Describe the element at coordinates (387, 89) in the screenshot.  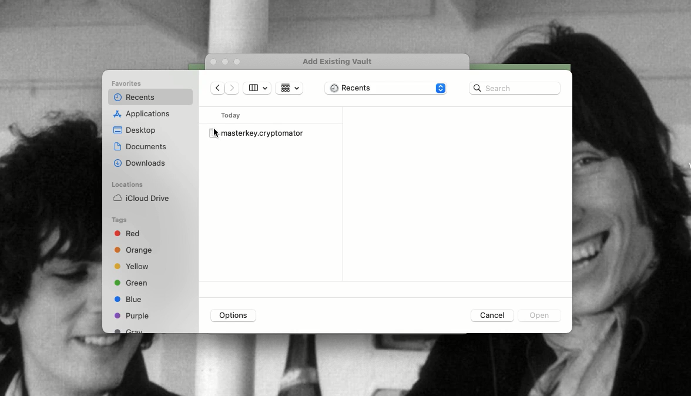
I see `Recents` at that location.